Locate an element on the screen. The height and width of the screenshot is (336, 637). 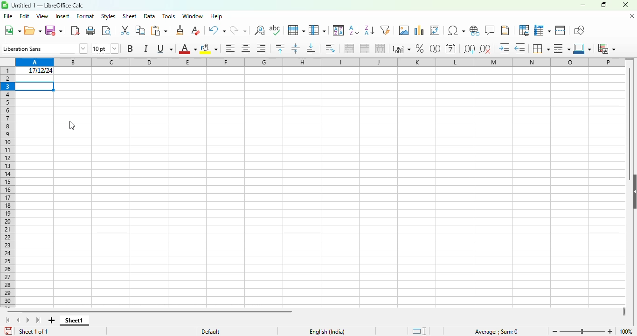
export directly as PDF is located at coordinates (75, 30).